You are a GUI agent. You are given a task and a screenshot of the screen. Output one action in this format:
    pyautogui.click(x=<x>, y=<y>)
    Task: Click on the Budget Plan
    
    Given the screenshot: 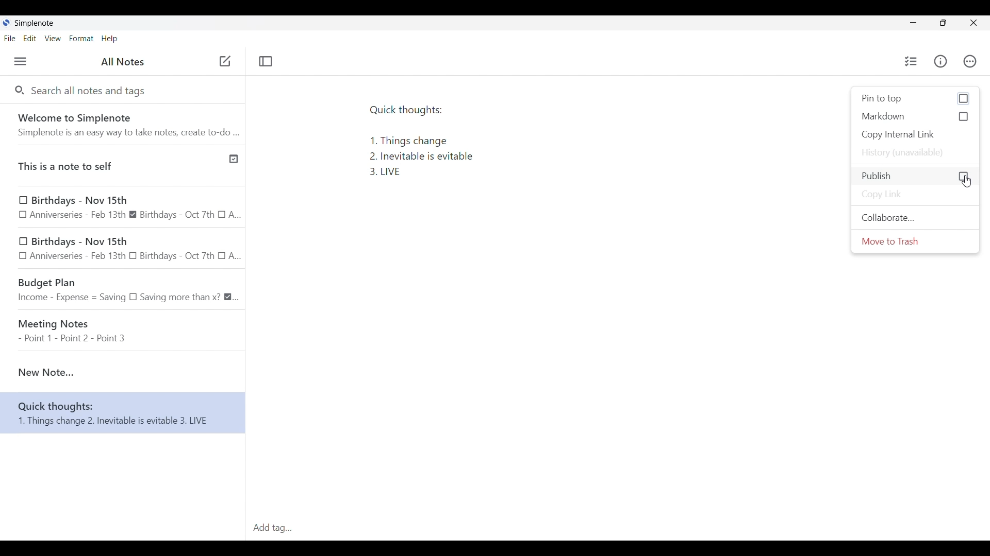 What is the action you would take?
    pyautogui.click(x=123, y=288)
    